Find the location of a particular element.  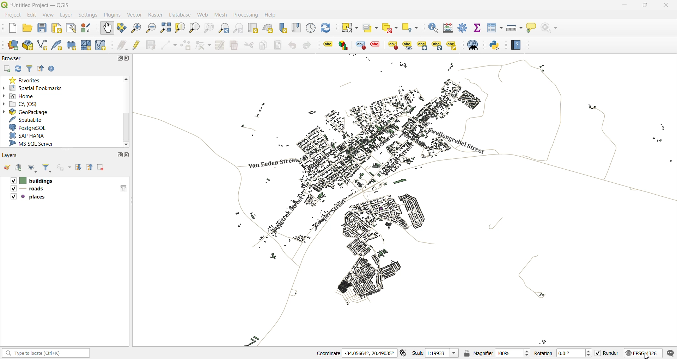

magnifier is located at coordinates (497, 352).